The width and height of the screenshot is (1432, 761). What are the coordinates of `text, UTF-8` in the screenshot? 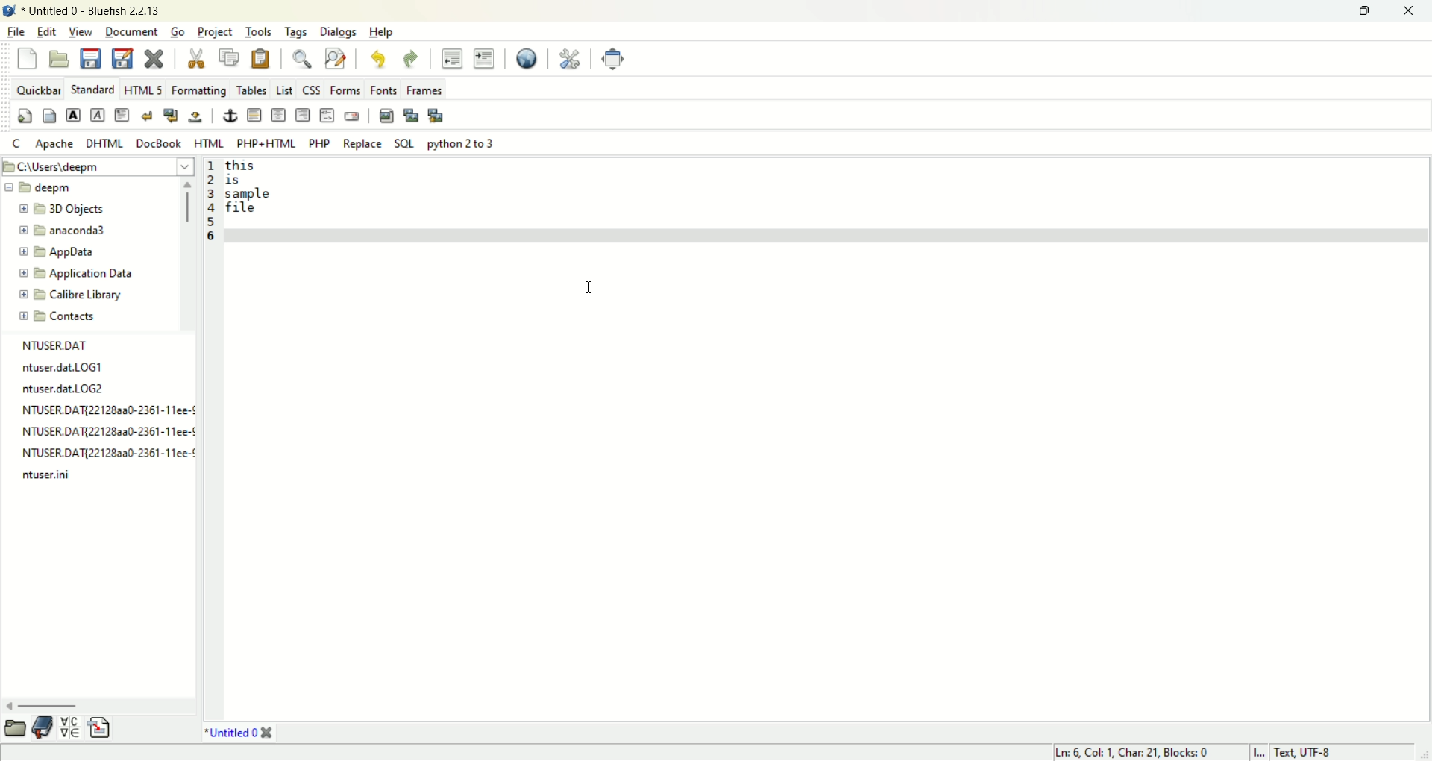 It's located at (1317, 753).